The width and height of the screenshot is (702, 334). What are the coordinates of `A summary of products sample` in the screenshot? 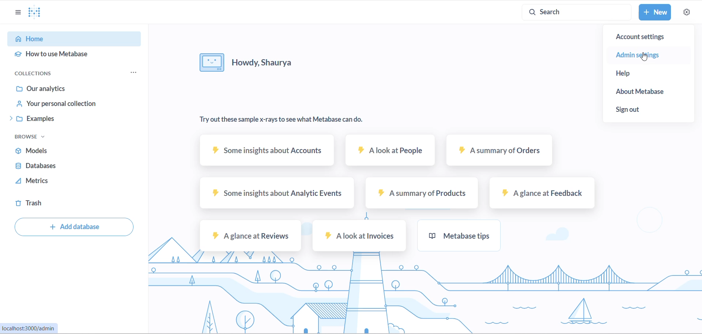 It's located at (419, 192).